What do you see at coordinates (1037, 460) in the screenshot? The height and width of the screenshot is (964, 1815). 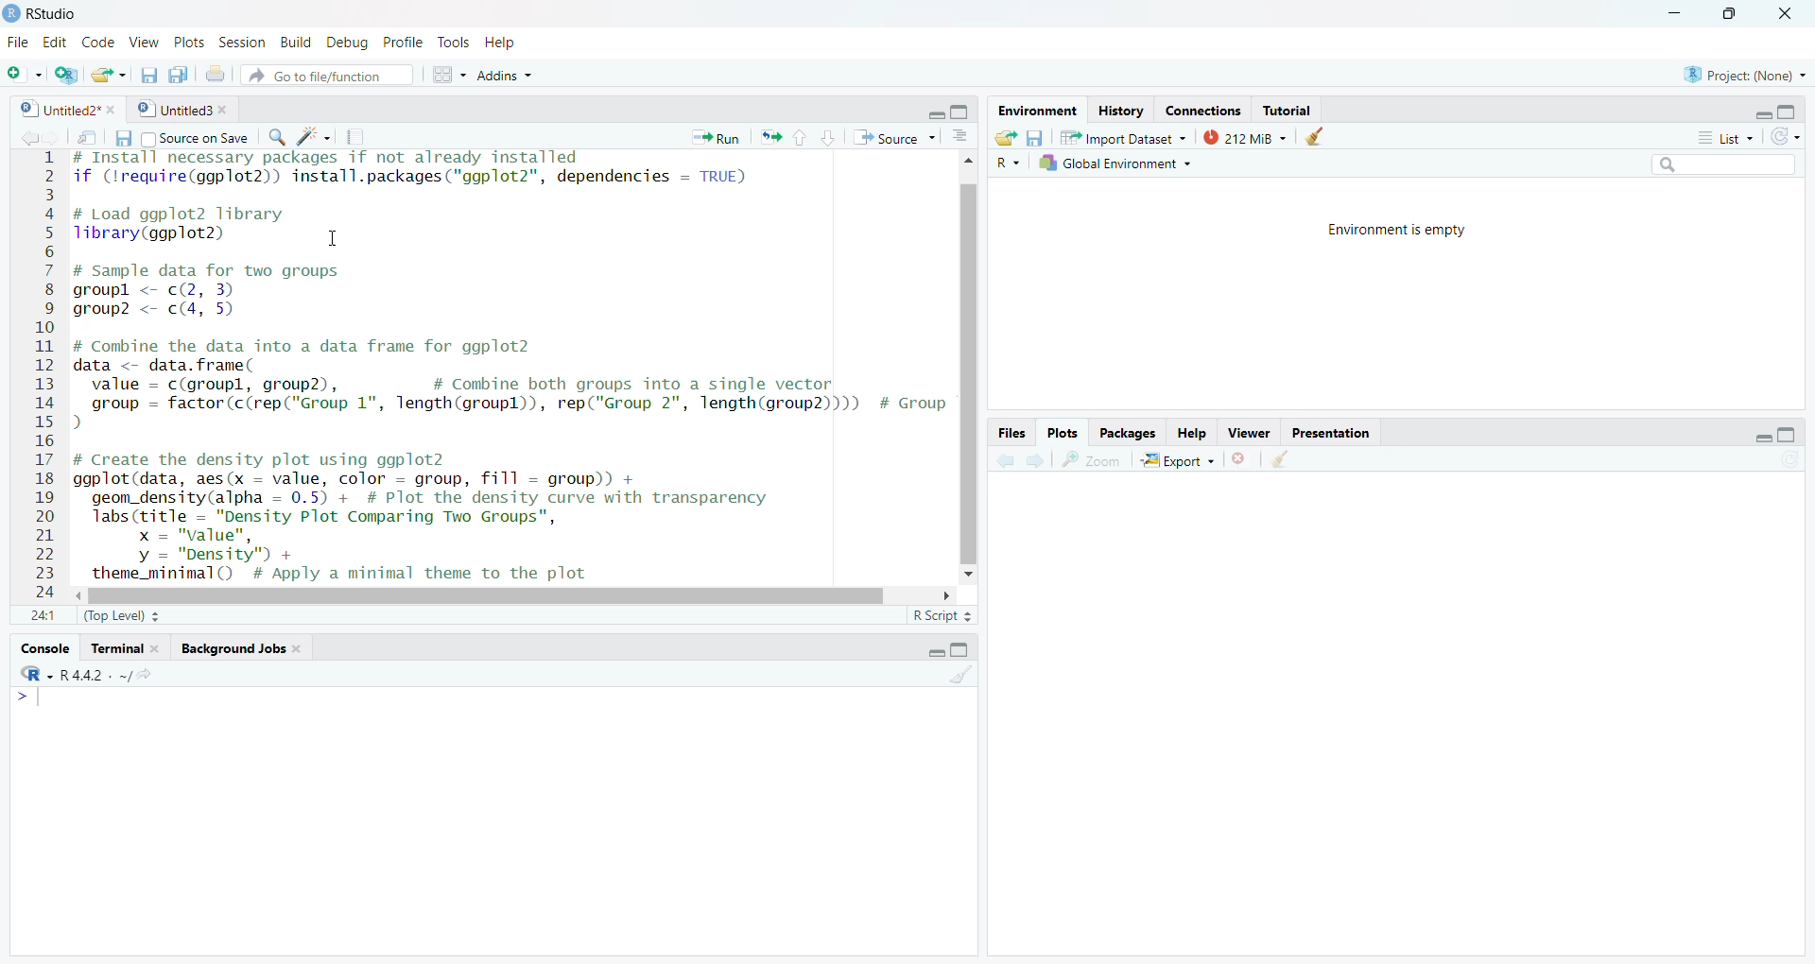 I see `next` at bounding box center [1037, 460].